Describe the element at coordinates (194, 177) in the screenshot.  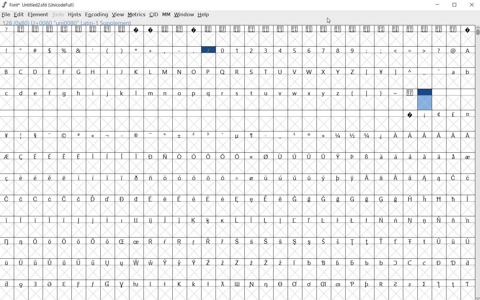
I see `Symbol` at that location.